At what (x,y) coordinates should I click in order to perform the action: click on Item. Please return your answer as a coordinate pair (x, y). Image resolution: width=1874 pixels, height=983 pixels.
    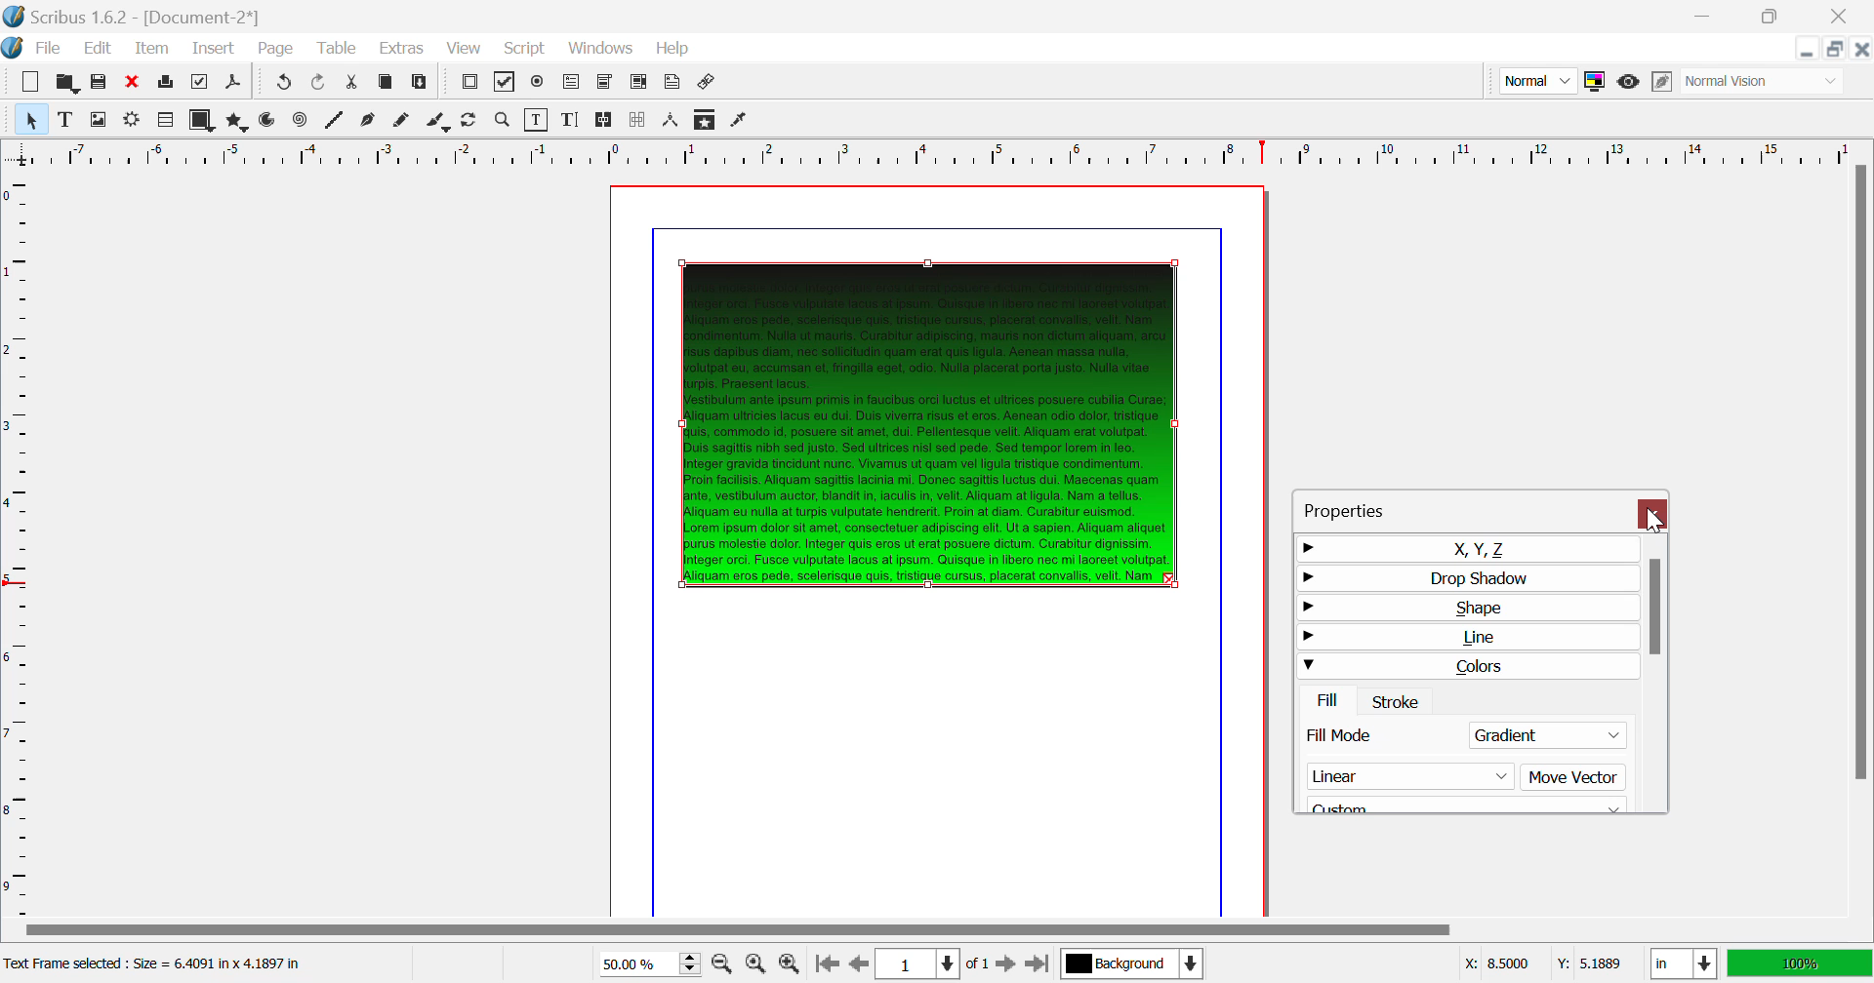
    Looking at the image, I should click on (153, 49).